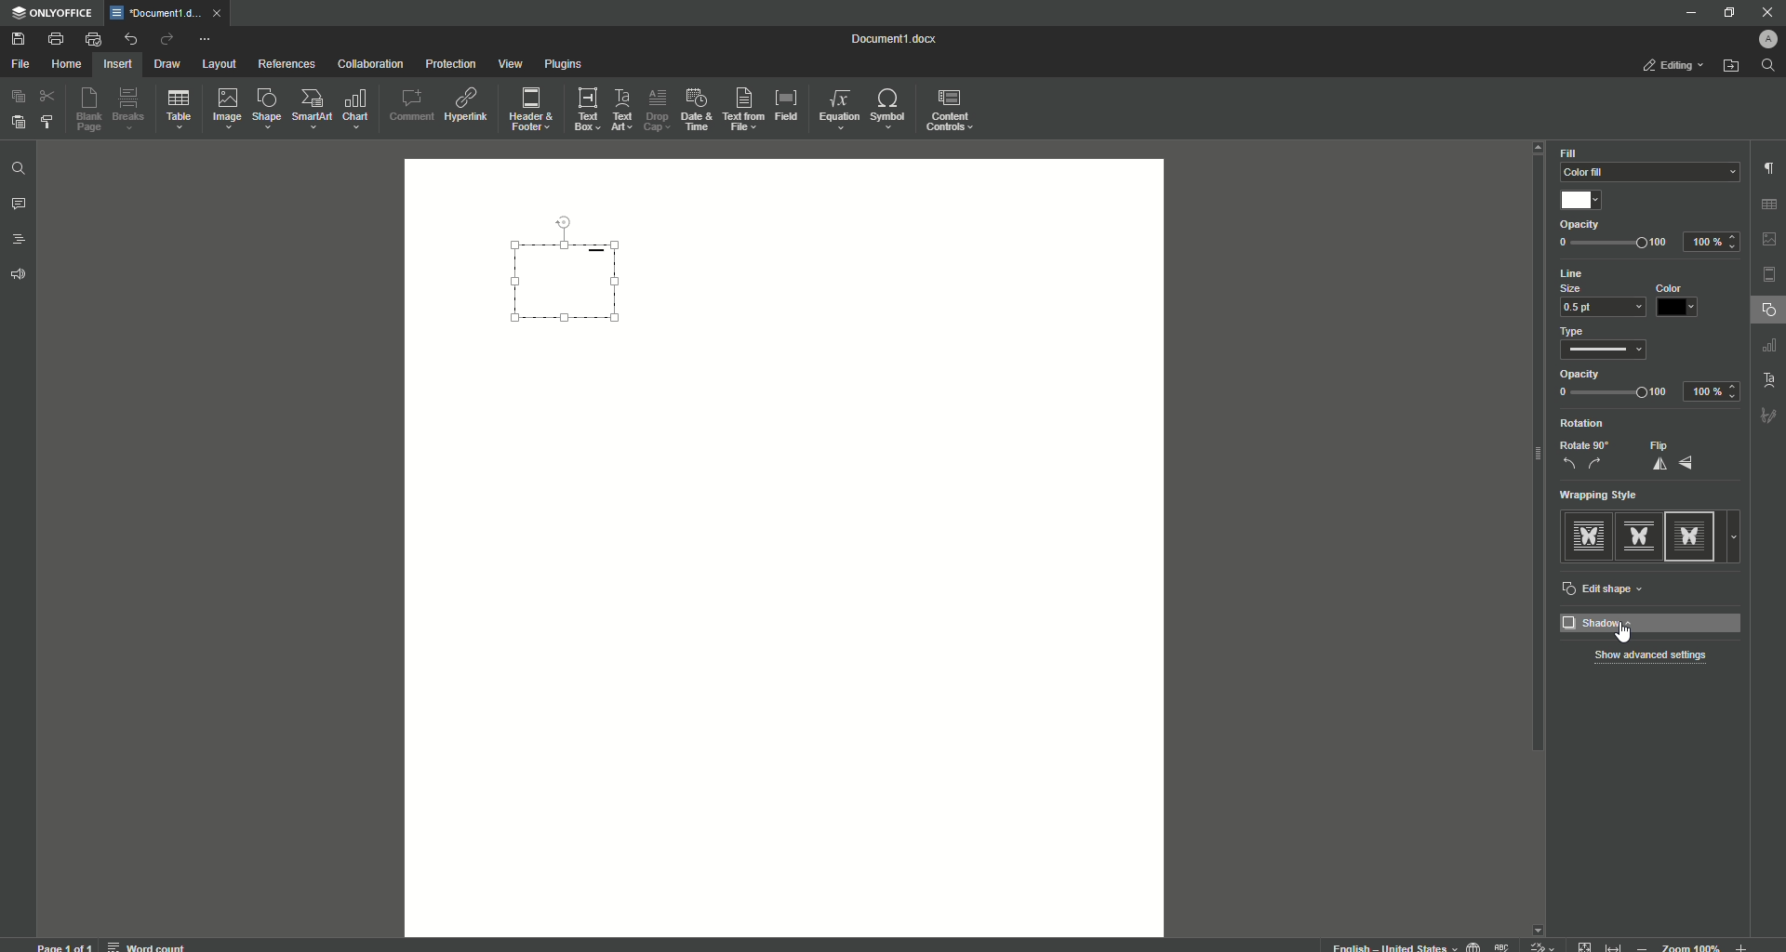 The image size is (1786, 952). What do you see at coordinates (1651, 657) in the screenshot?
I see `Show advanced settings` at bounding box center [1651, 657].